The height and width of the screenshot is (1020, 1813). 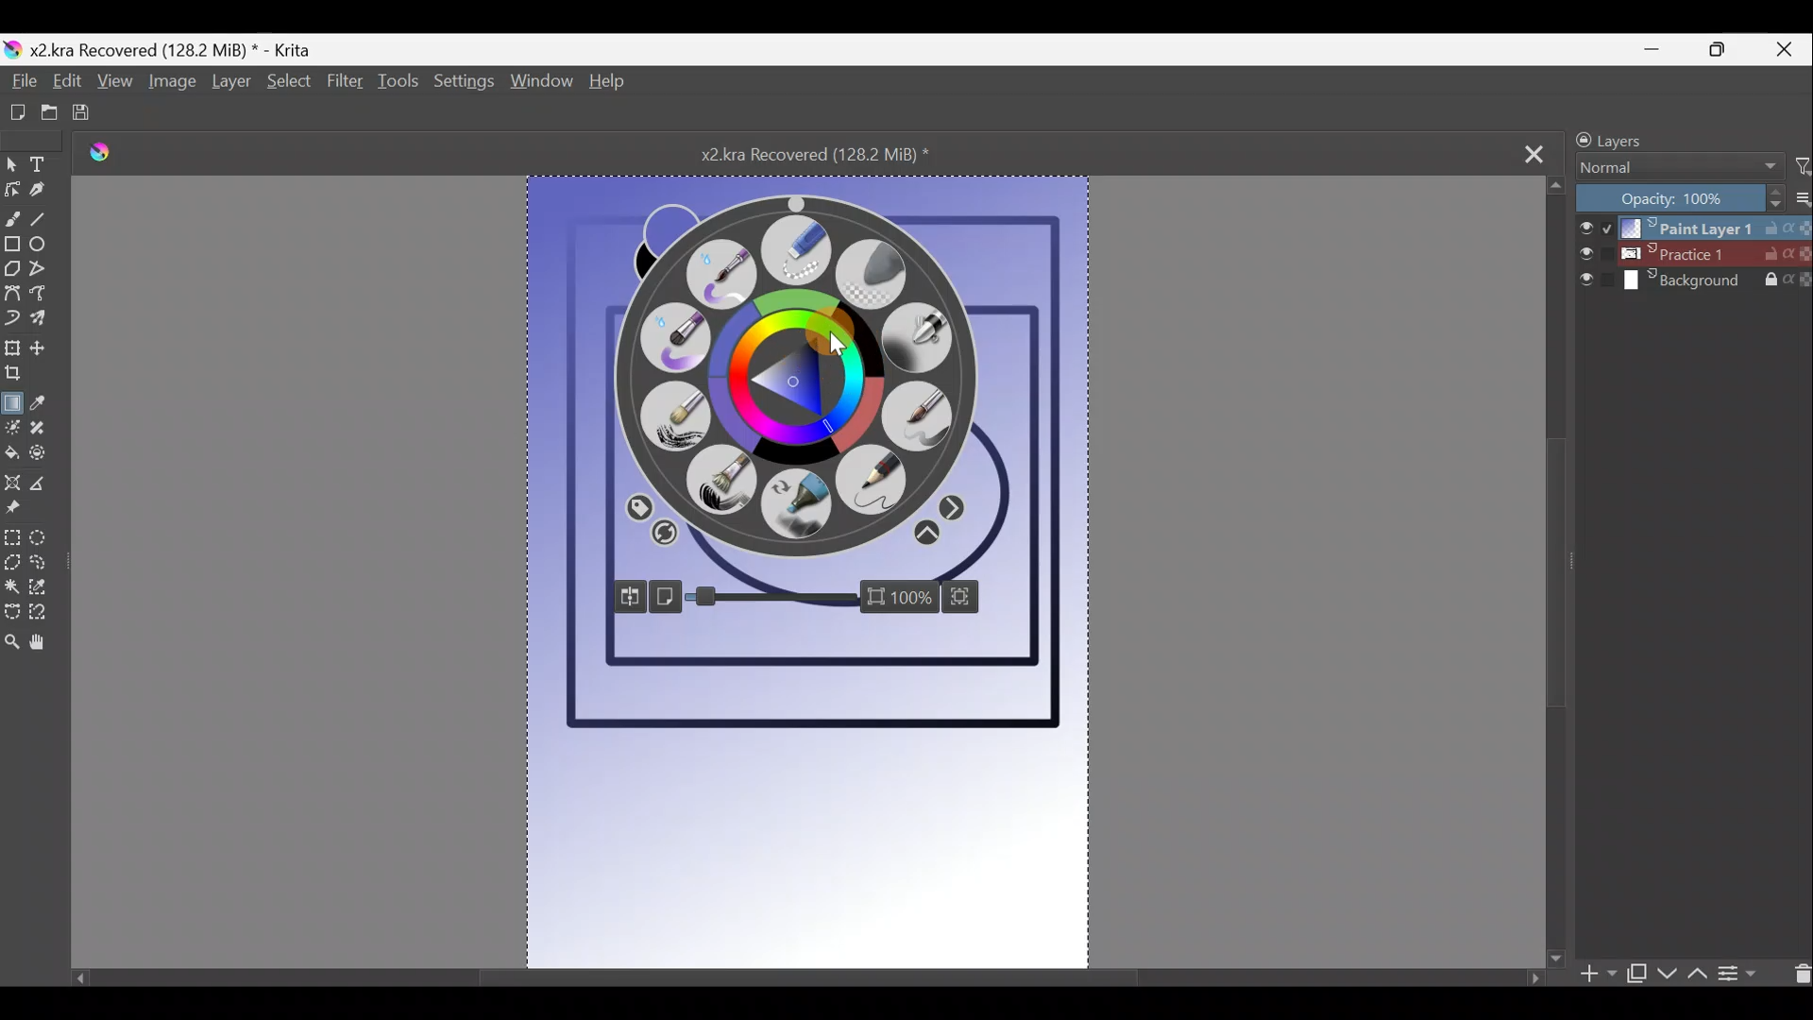 I want to click on Show just the canvas/whole window, so click(x=669, y=595).